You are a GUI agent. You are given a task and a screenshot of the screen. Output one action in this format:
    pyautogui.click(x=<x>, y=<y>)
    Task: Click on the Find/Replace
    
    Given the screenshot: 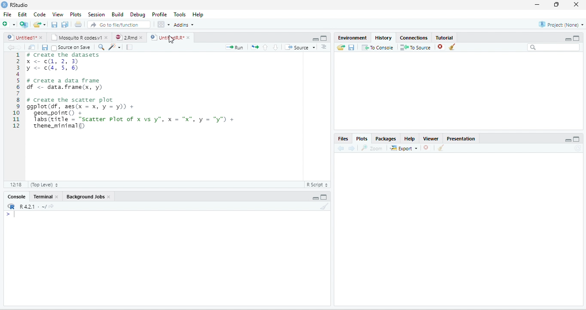 What is the action you would take?
    pyautogui.click(x=102, y=48)
    